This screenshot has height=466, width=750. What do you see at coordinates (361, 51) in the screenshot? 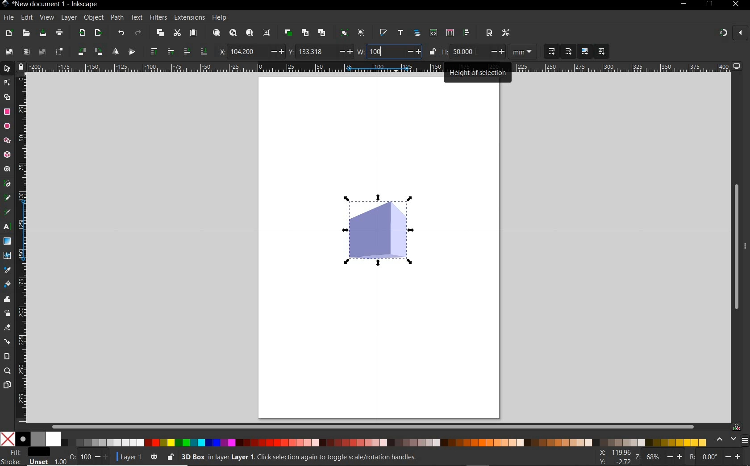
I see `w` at bounding box center [361, 51].